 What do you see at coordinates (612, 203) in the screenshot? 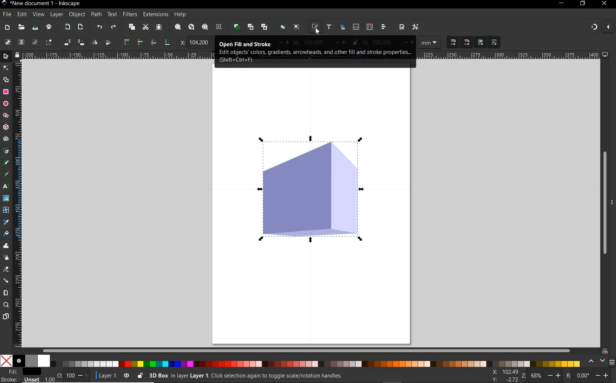
I see `more options` at bounding box center [612, 203].